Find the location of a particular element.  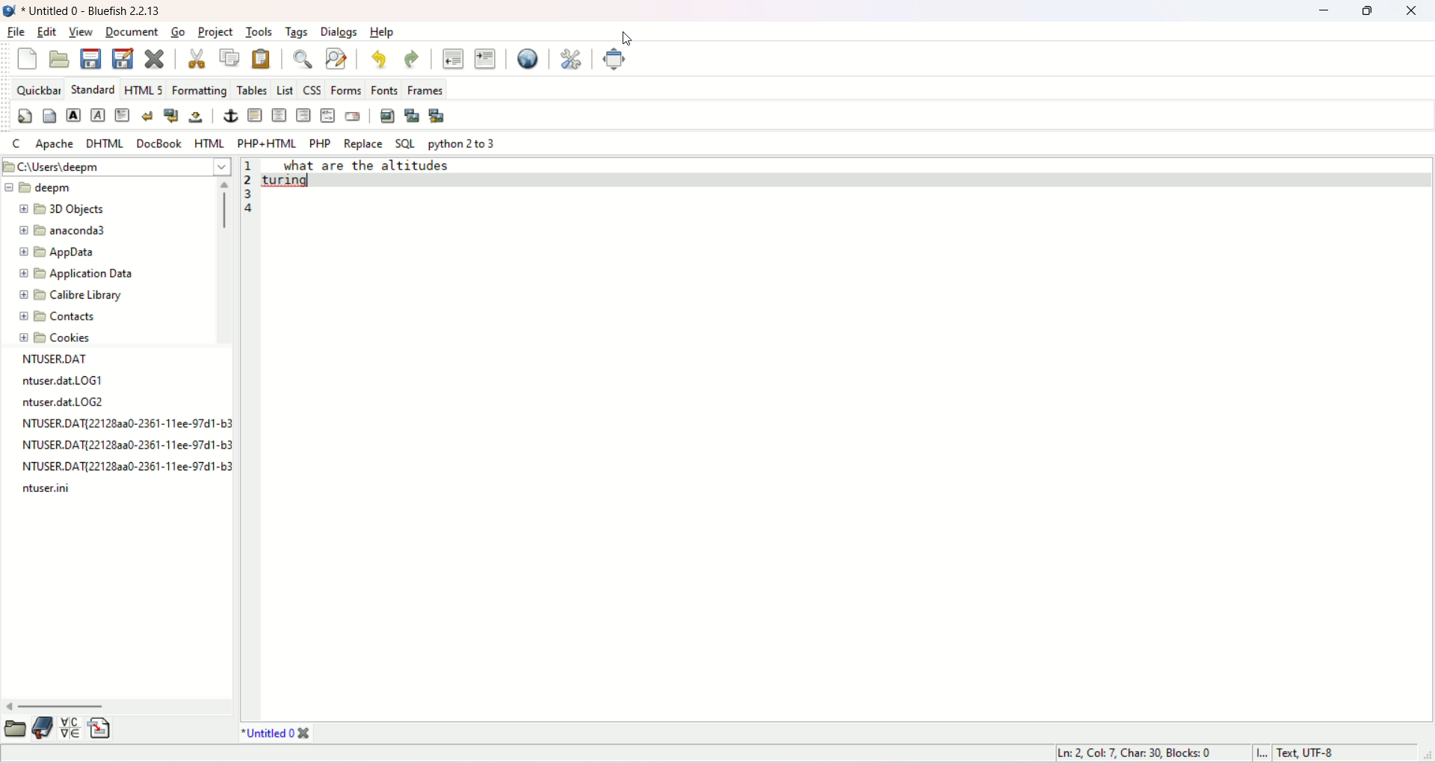

HTML is located at coordinates (208, 142).